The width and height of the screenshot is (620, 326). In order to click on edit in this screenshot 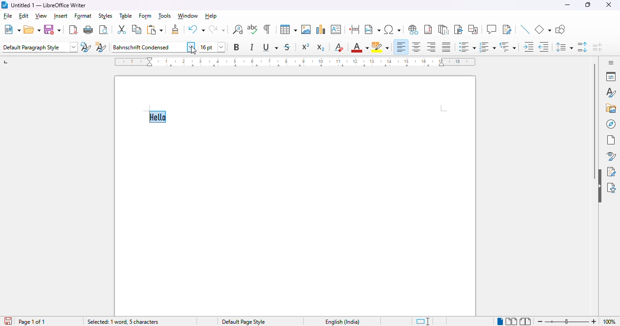, I will do `click(24, 16)`.